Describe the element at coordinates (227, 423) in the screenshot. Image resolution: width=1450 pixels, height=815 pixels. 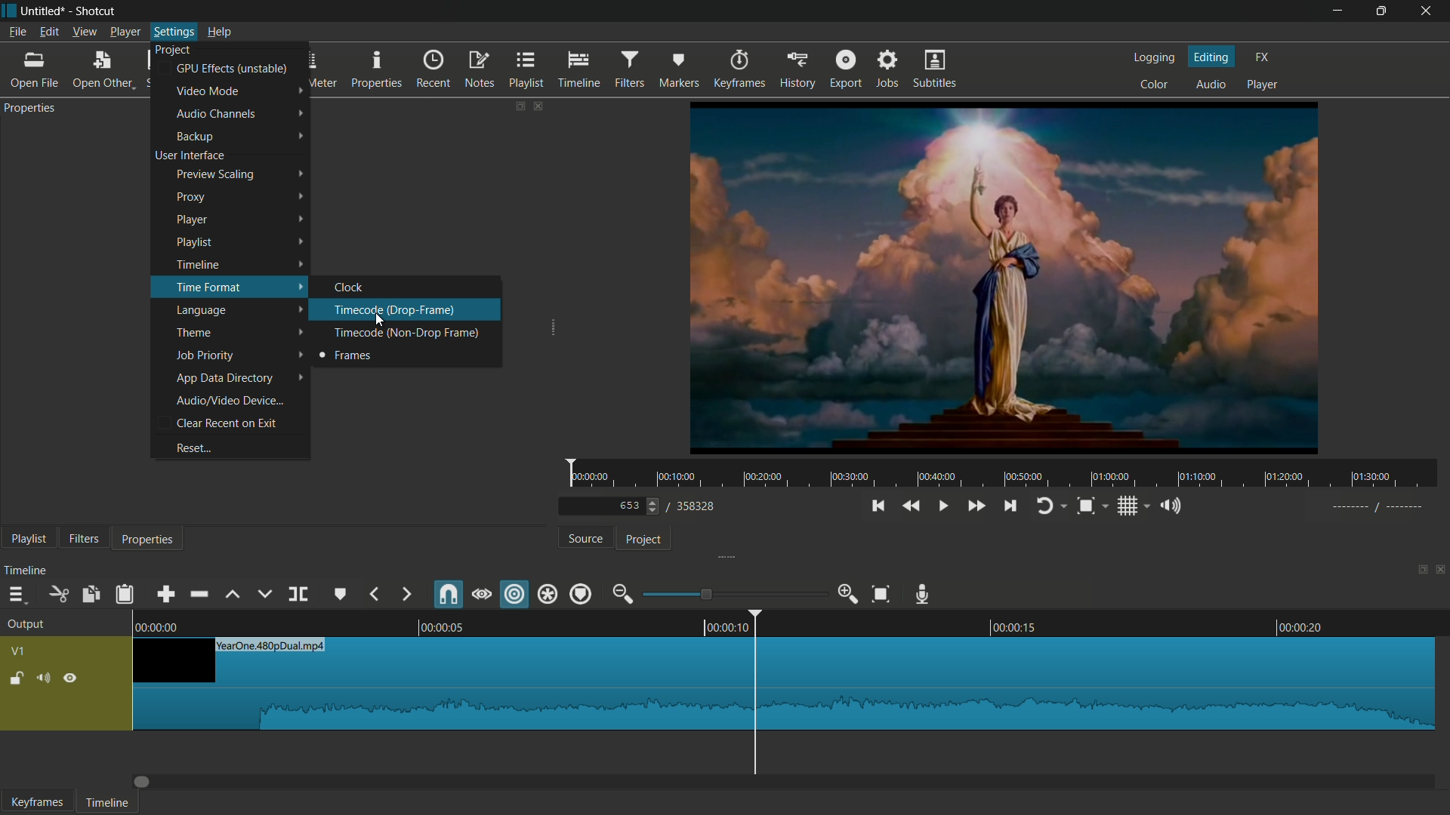
I see `clear recent on exit` at that location.